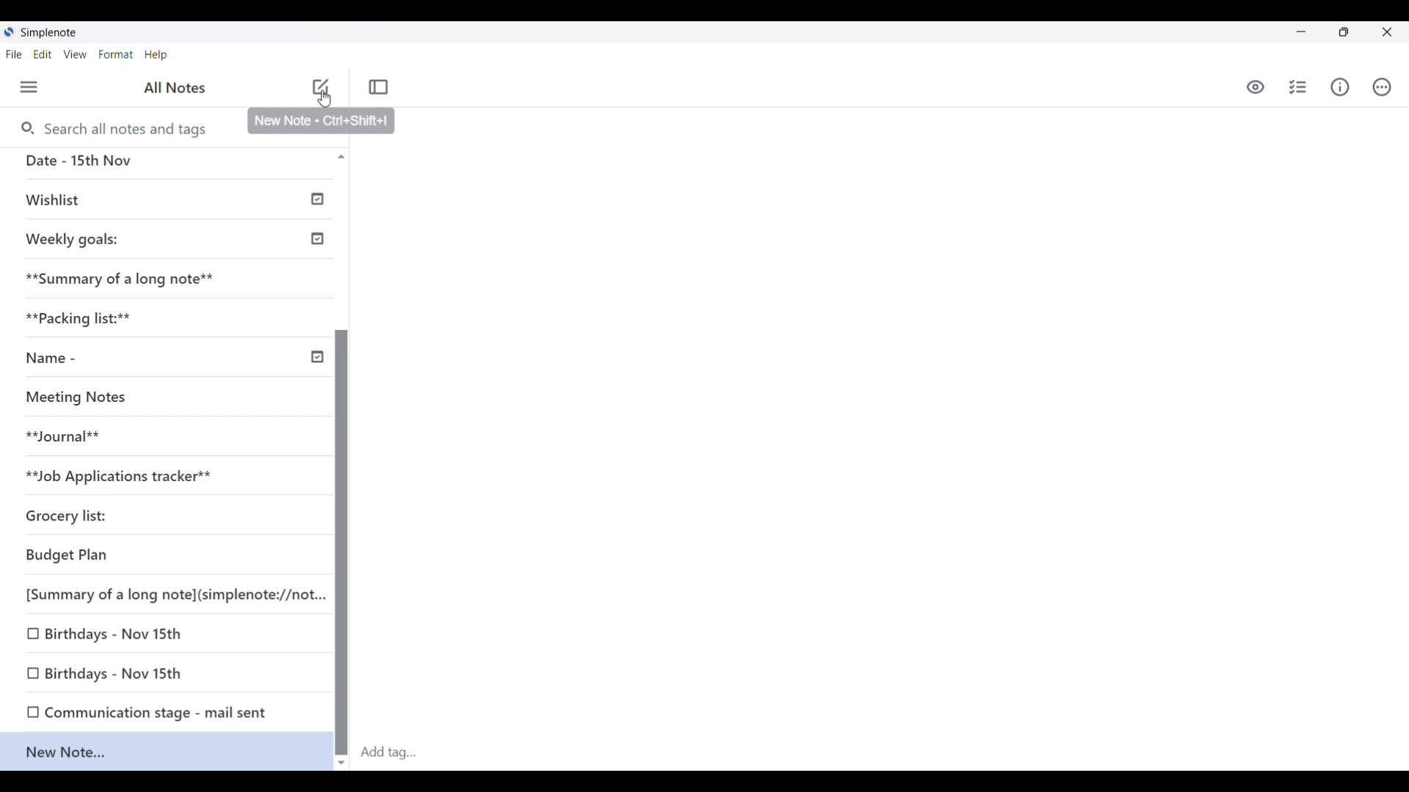 The width and height of the screenshot is (1409, 792). I want to click on Info, so click(1340, 87).